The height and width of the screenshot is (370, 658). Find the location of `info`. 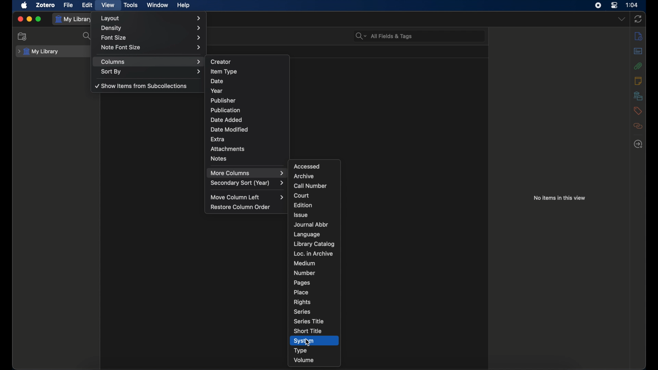

info is located at coordinates (638, 37).